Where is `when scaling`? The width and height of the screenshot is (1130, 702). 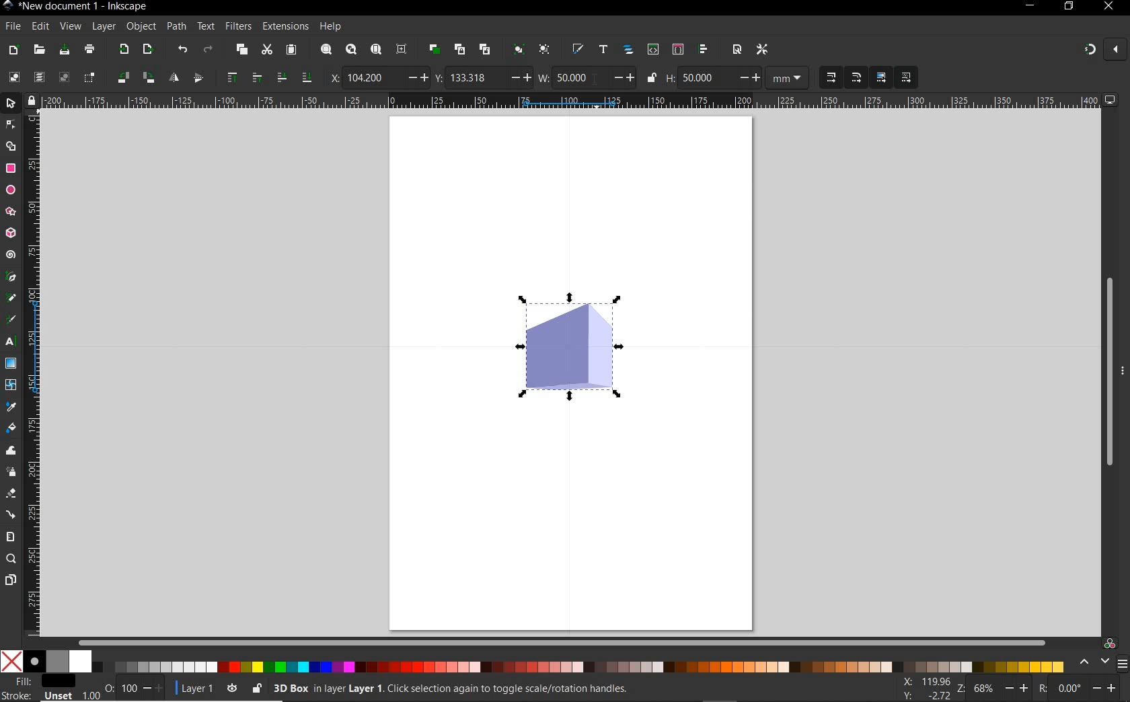 when scaling is located at coordinates (856, 77).